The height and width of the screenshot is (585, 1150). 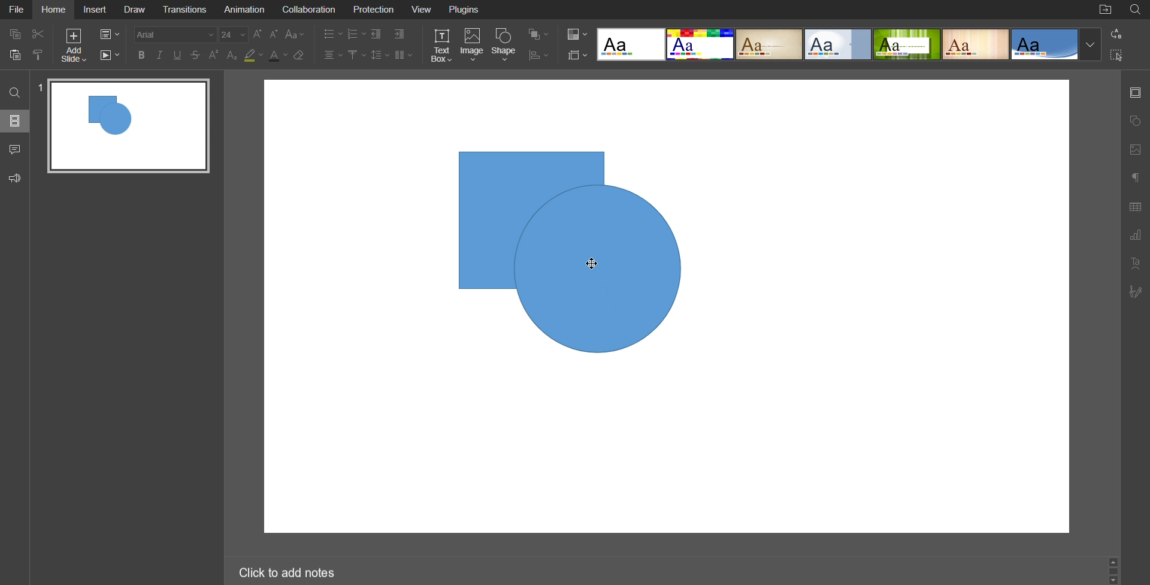 I want to click on Decrease Indent, so click(x=377, y=34).